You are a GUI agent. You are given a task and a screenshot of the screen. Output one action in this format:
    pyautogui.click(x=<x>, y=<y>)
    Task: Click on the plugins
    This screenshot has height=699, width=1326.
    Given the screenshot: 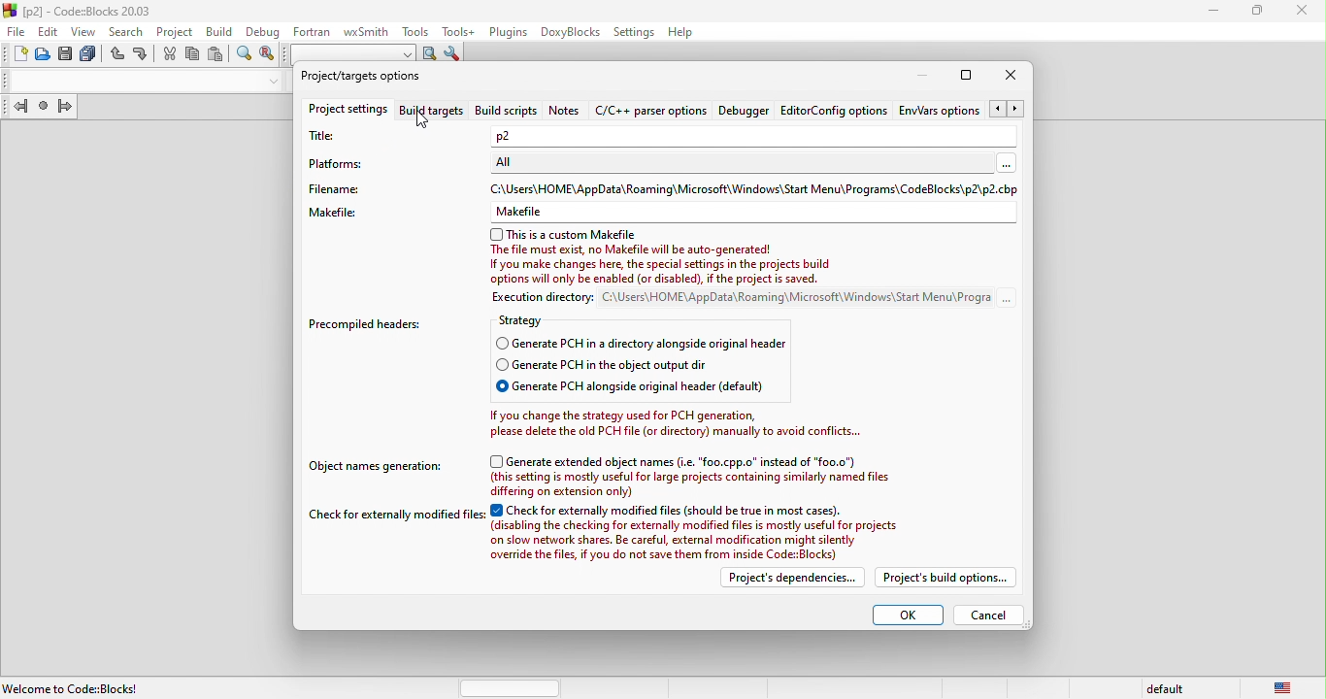 What is the action you would take?
    pyautogui.click(x=506, y=32)
    